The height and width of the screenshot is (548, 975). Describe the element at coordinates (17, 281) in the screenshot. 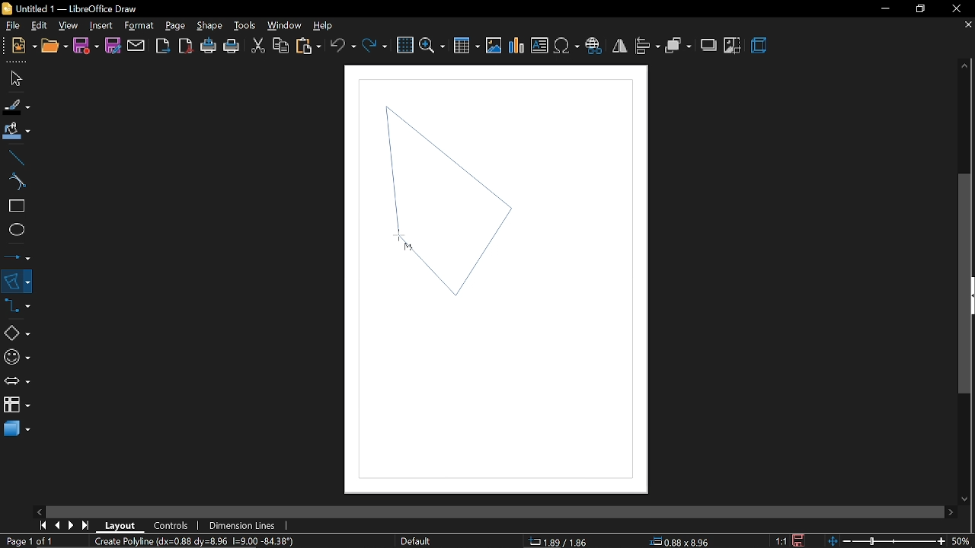

I see `curves and polygons` at that location.